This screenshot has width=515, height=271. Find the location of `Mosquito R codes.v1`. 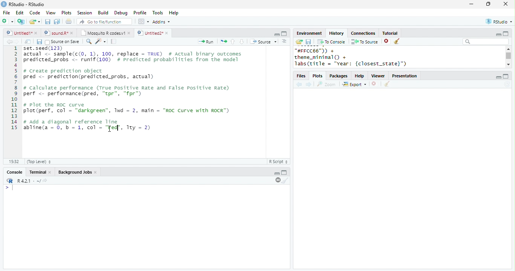

Mosquito R codes.v1 is located at coordinates (103, 33).